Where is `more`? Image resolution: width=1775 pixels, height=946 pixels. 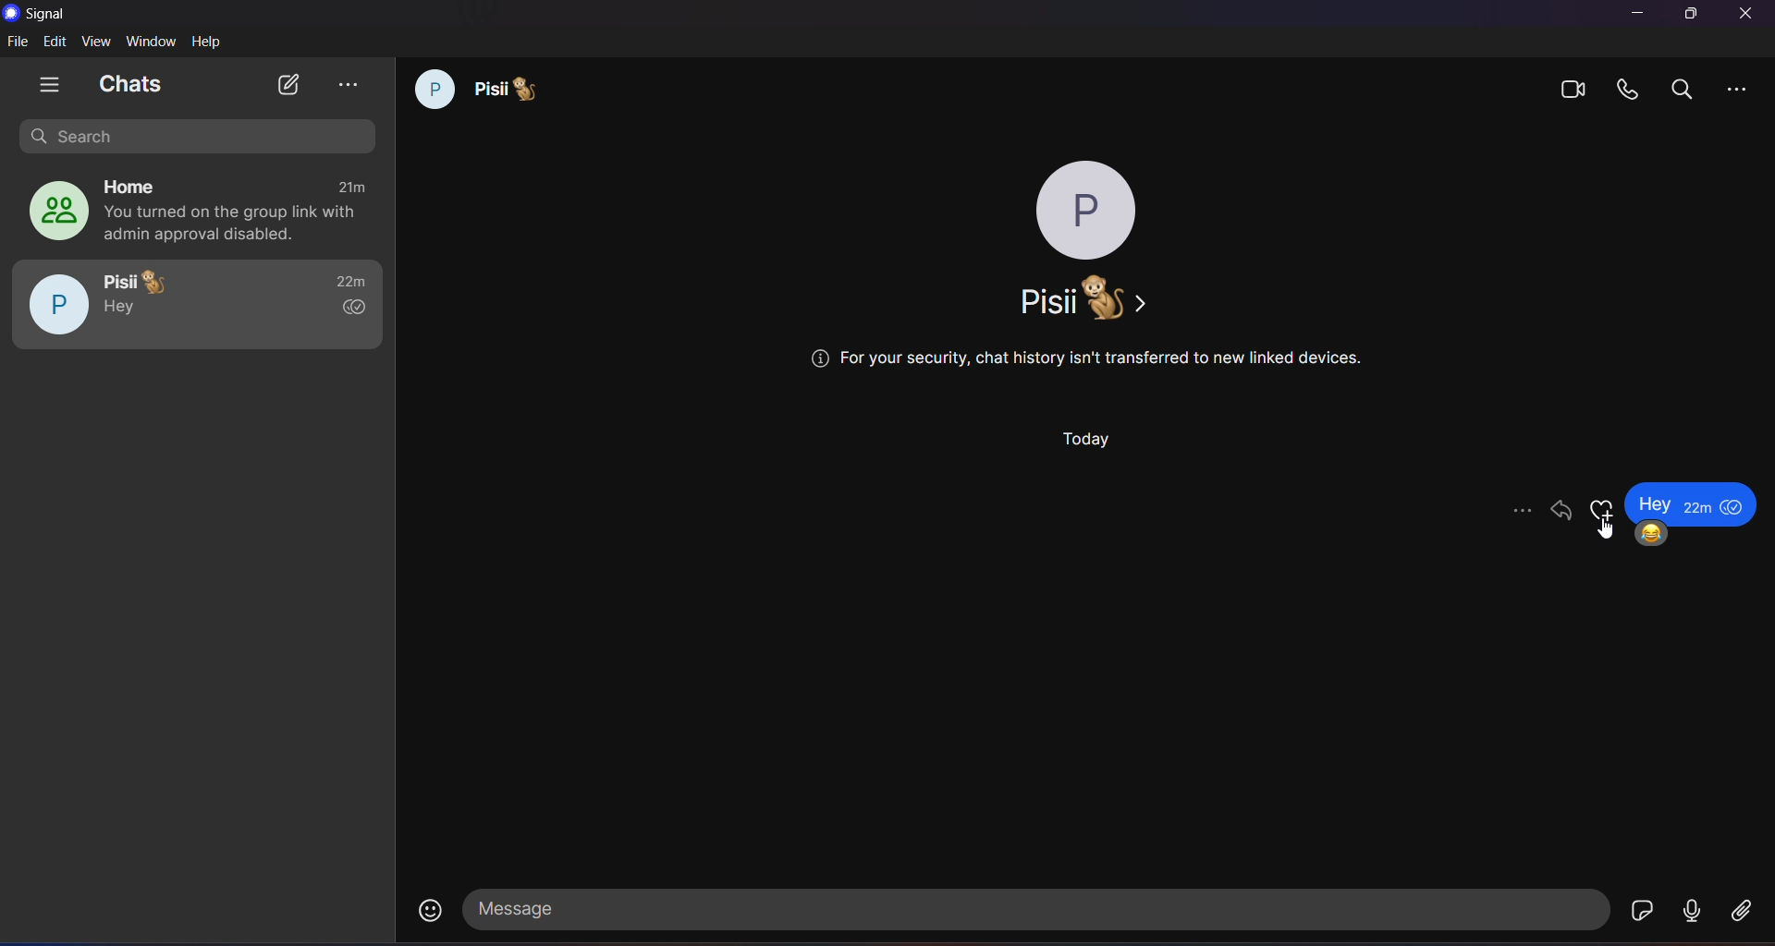
more is located at coordinates (1520, 509).